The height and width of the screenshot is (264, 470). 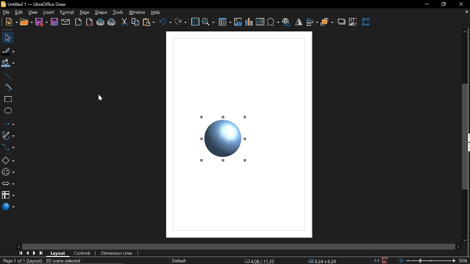 I want to click on 3d effects, so click(x=366, y=22).